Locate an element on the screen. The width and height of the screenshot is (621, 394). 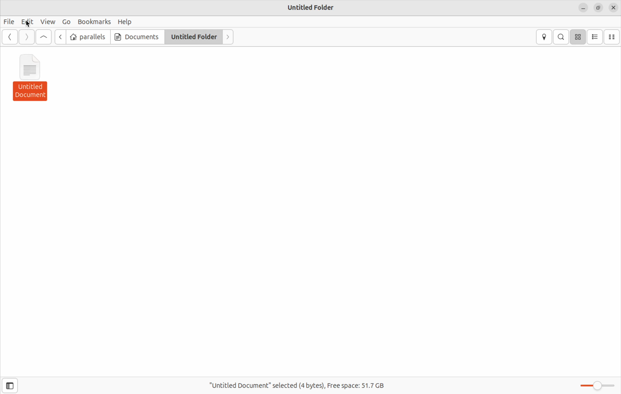
search is located at coordinates (562, 37).